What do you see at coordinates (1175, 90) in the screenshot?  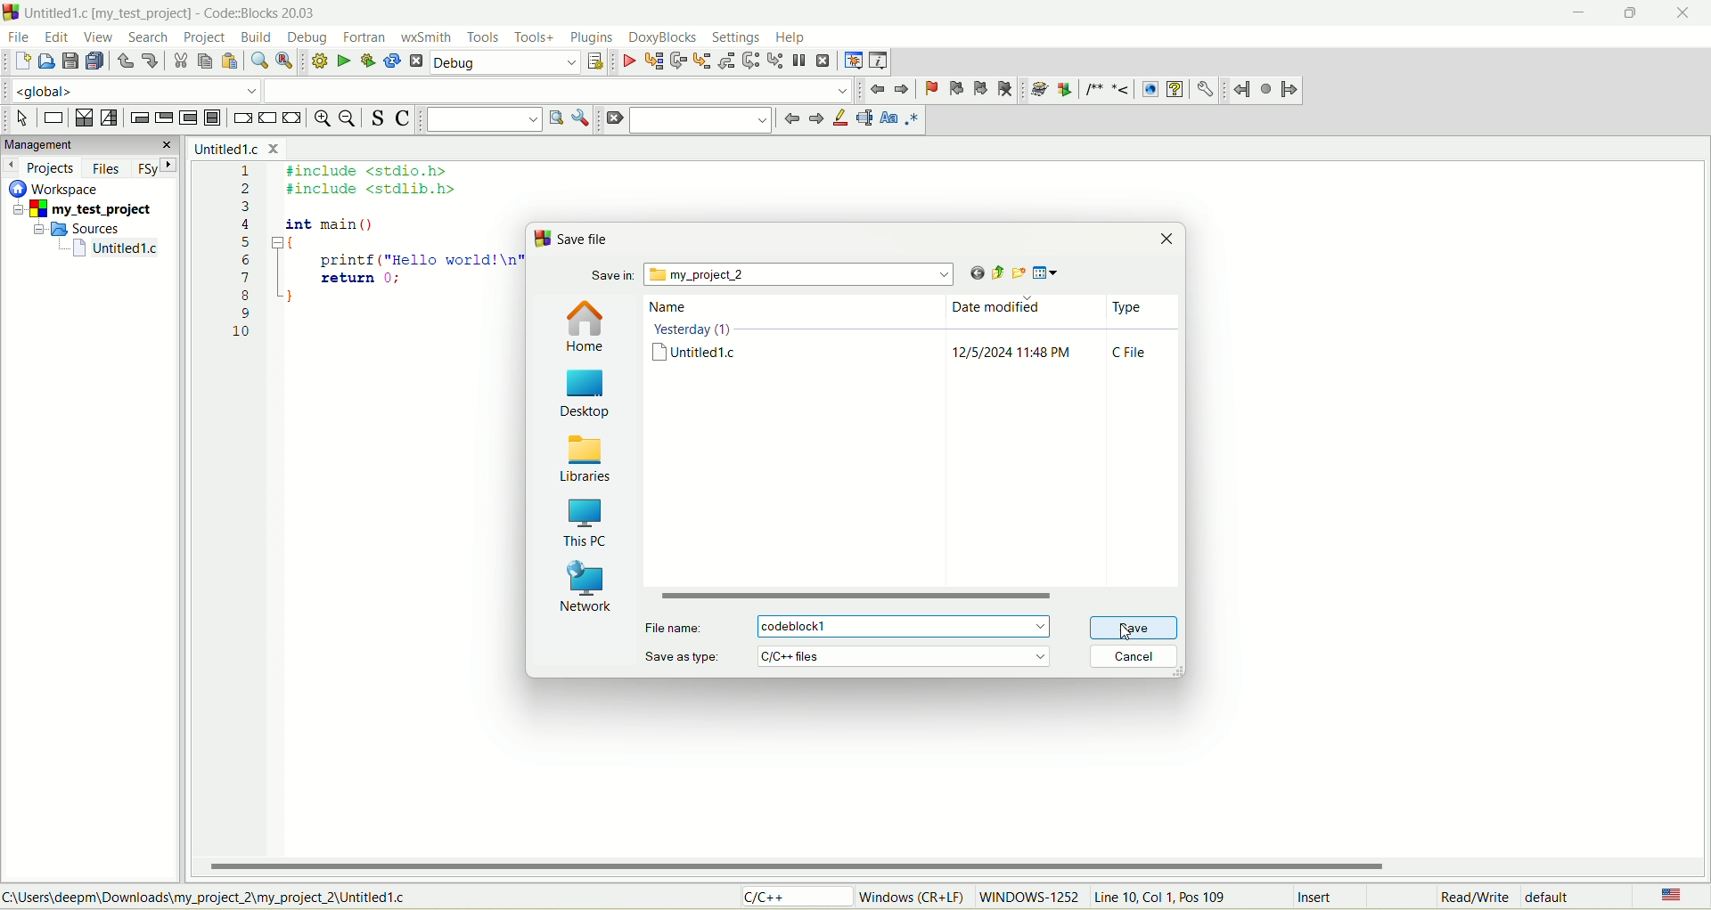 I see `CHM` at bounding box center [1175, 90].